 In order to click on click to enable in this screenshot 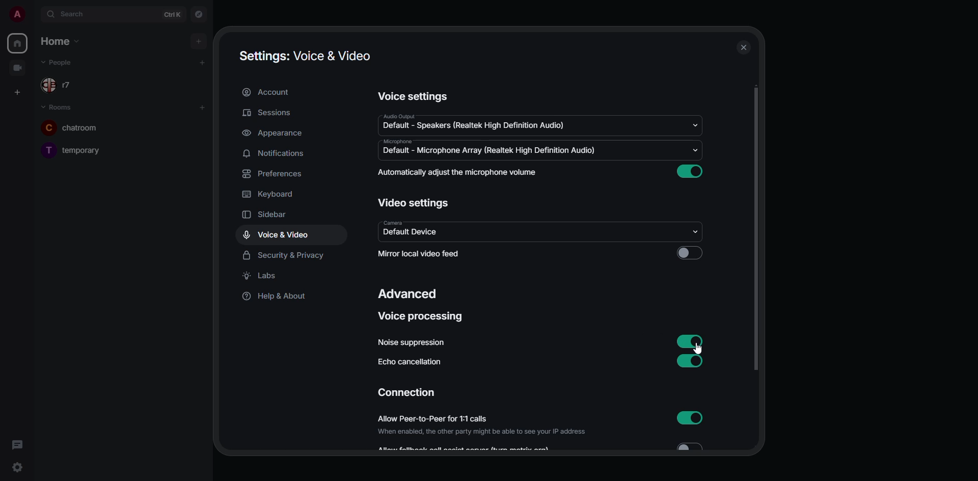, I will do `click(691, 252)`.